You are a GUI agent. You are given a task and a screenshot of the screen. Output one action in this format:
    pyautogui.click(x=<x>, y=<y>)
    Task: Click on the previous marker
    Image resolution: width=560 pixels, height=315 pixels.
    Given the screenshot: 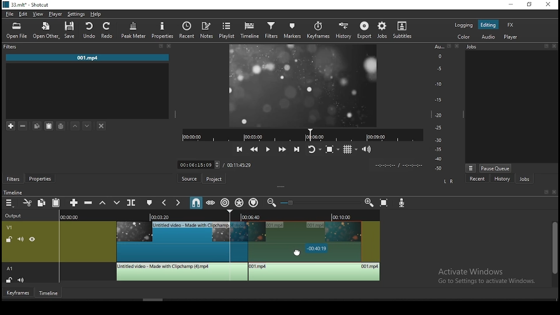 What is the action you would take?
    pyautogui.click(x=162, y=203)
    